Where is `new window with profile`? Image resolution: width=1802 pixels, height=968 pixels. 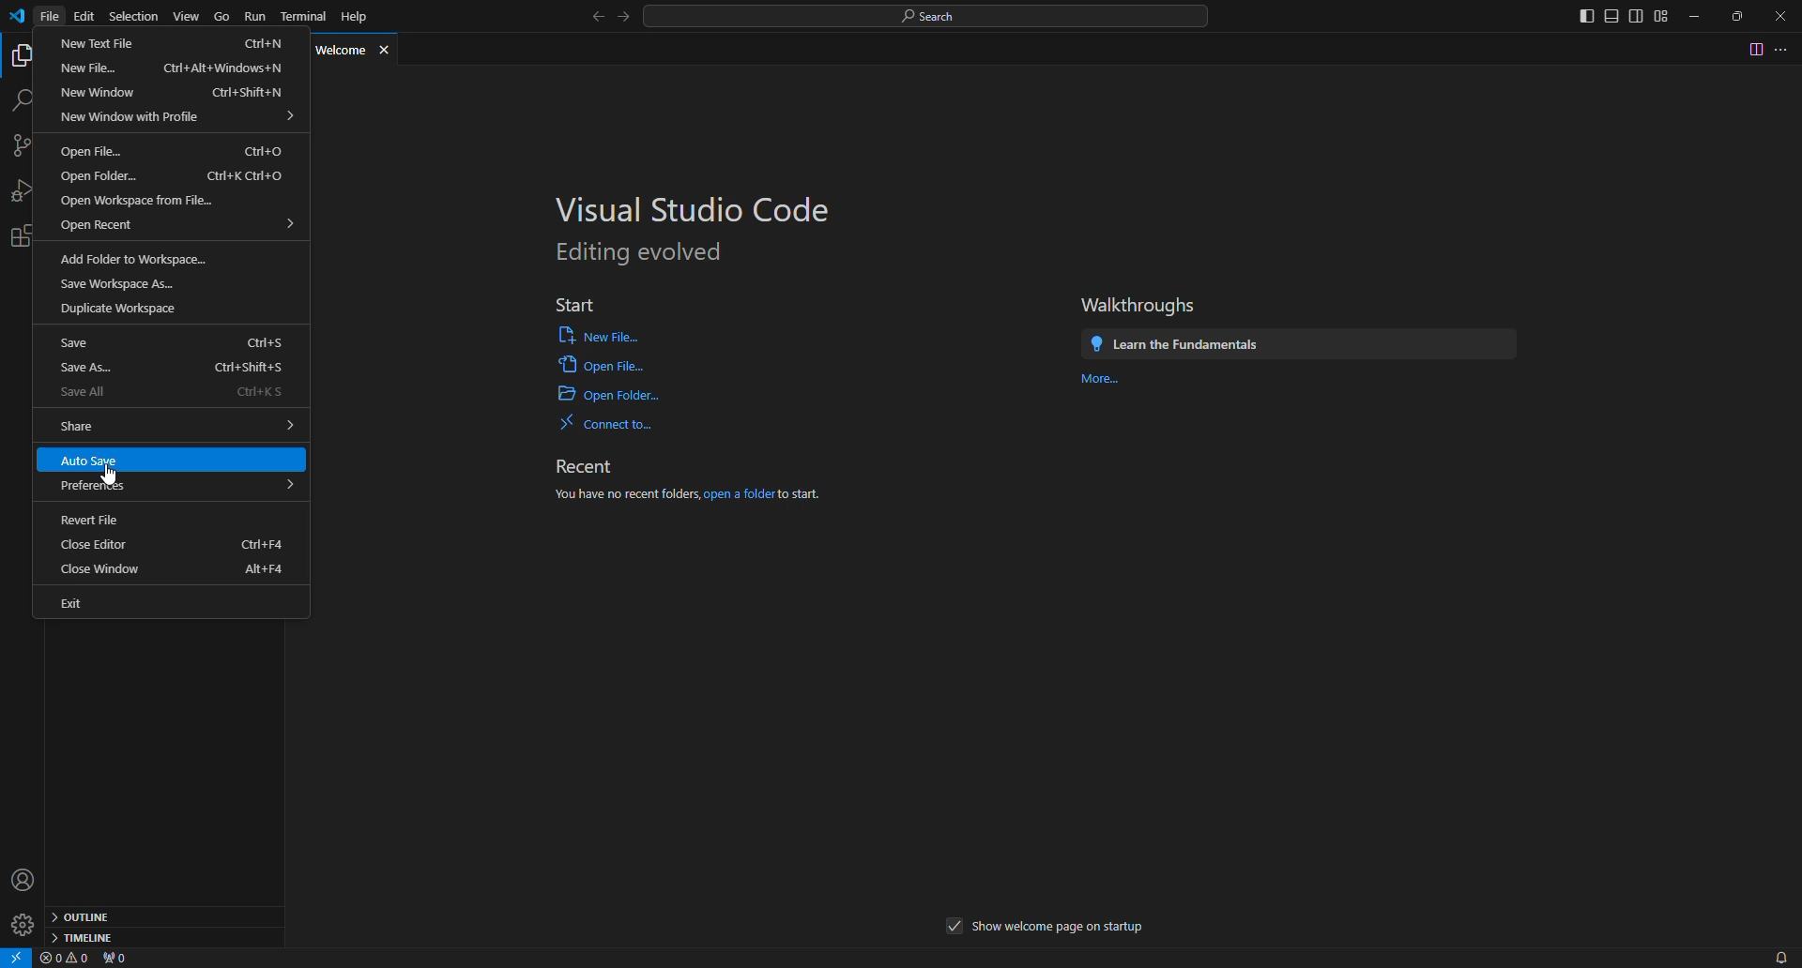
new window with profile is located at coordinates (128, 116).